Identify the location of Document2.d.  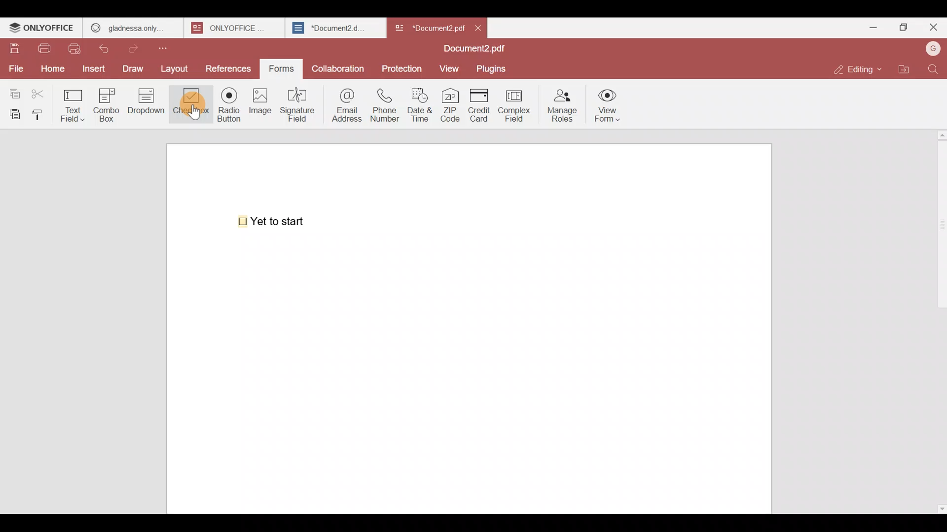
(335, 31).